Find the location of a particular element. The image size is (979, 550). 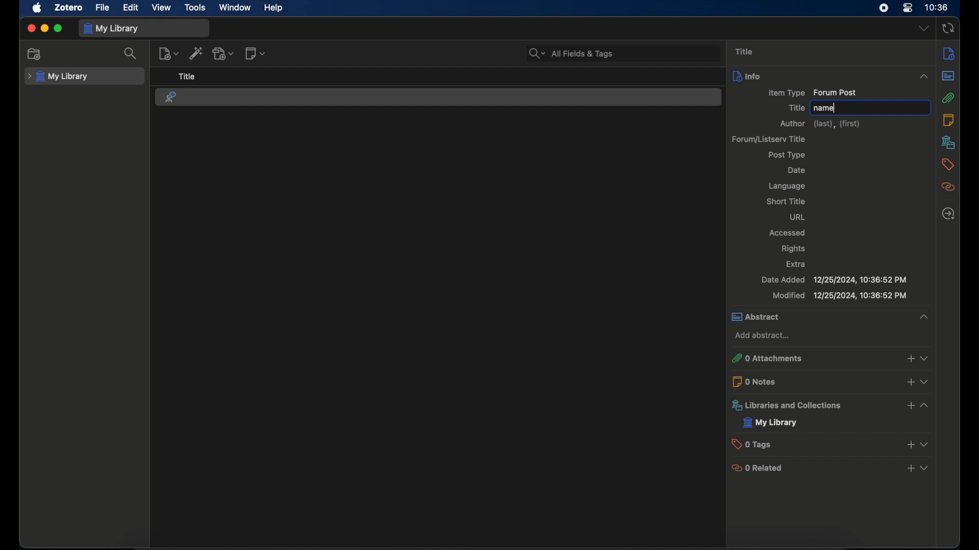

forum post is located at coordinates (171, 97).